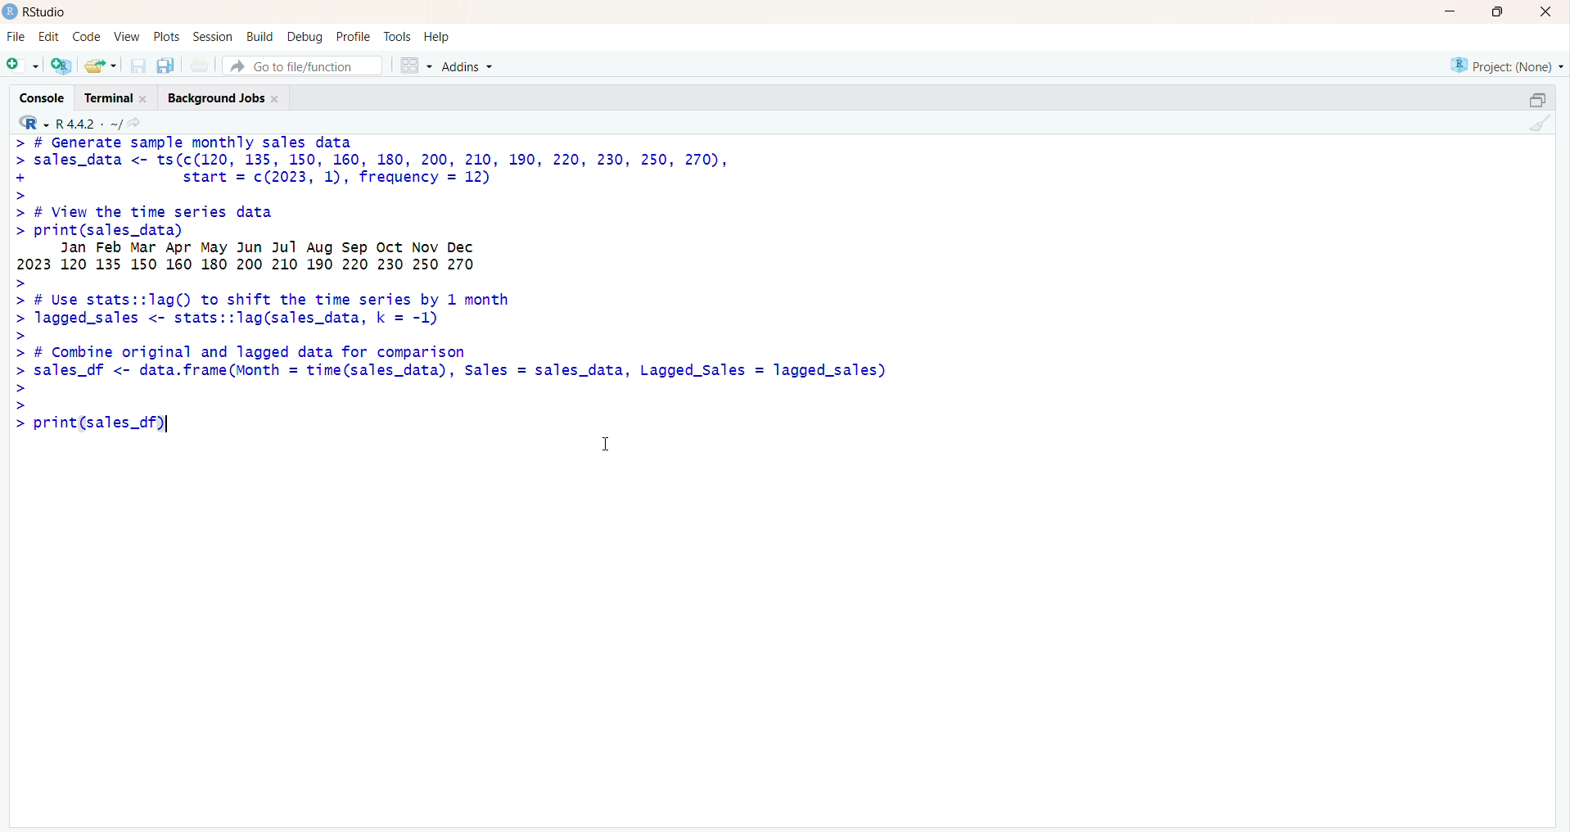  I want to click on go to file/function, so click(296, 66).